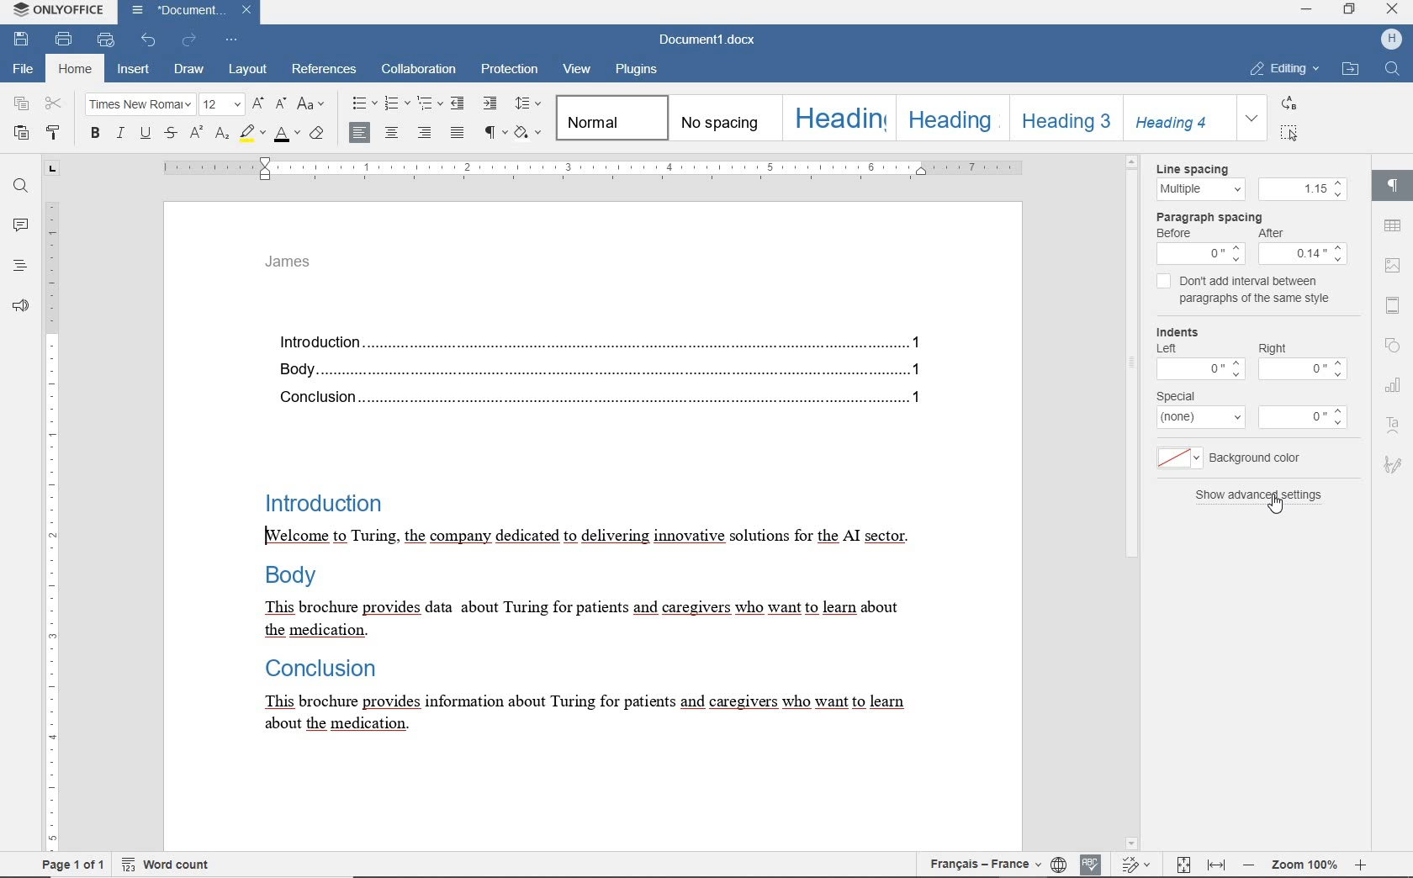 Image resolution: width=1413 pixels, height=878 pixels. What do you see at coordinates (1303, 189) in the screenshot?
I see `1.15` at bounding box center [1303, 189].